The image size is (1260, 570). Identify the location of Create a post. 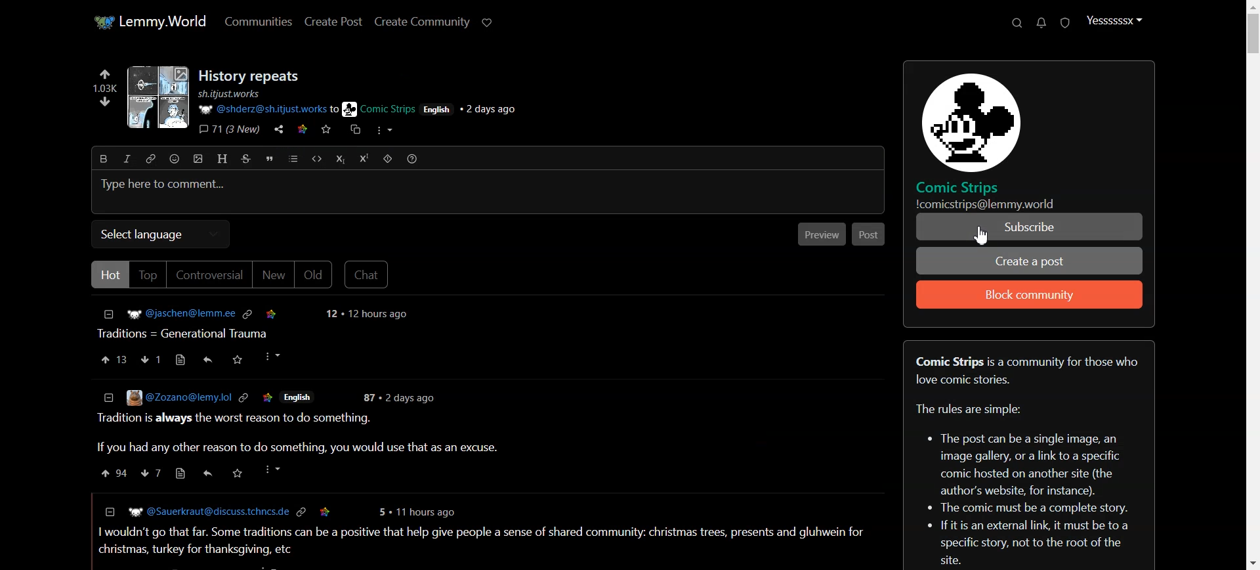
(1029, 261).